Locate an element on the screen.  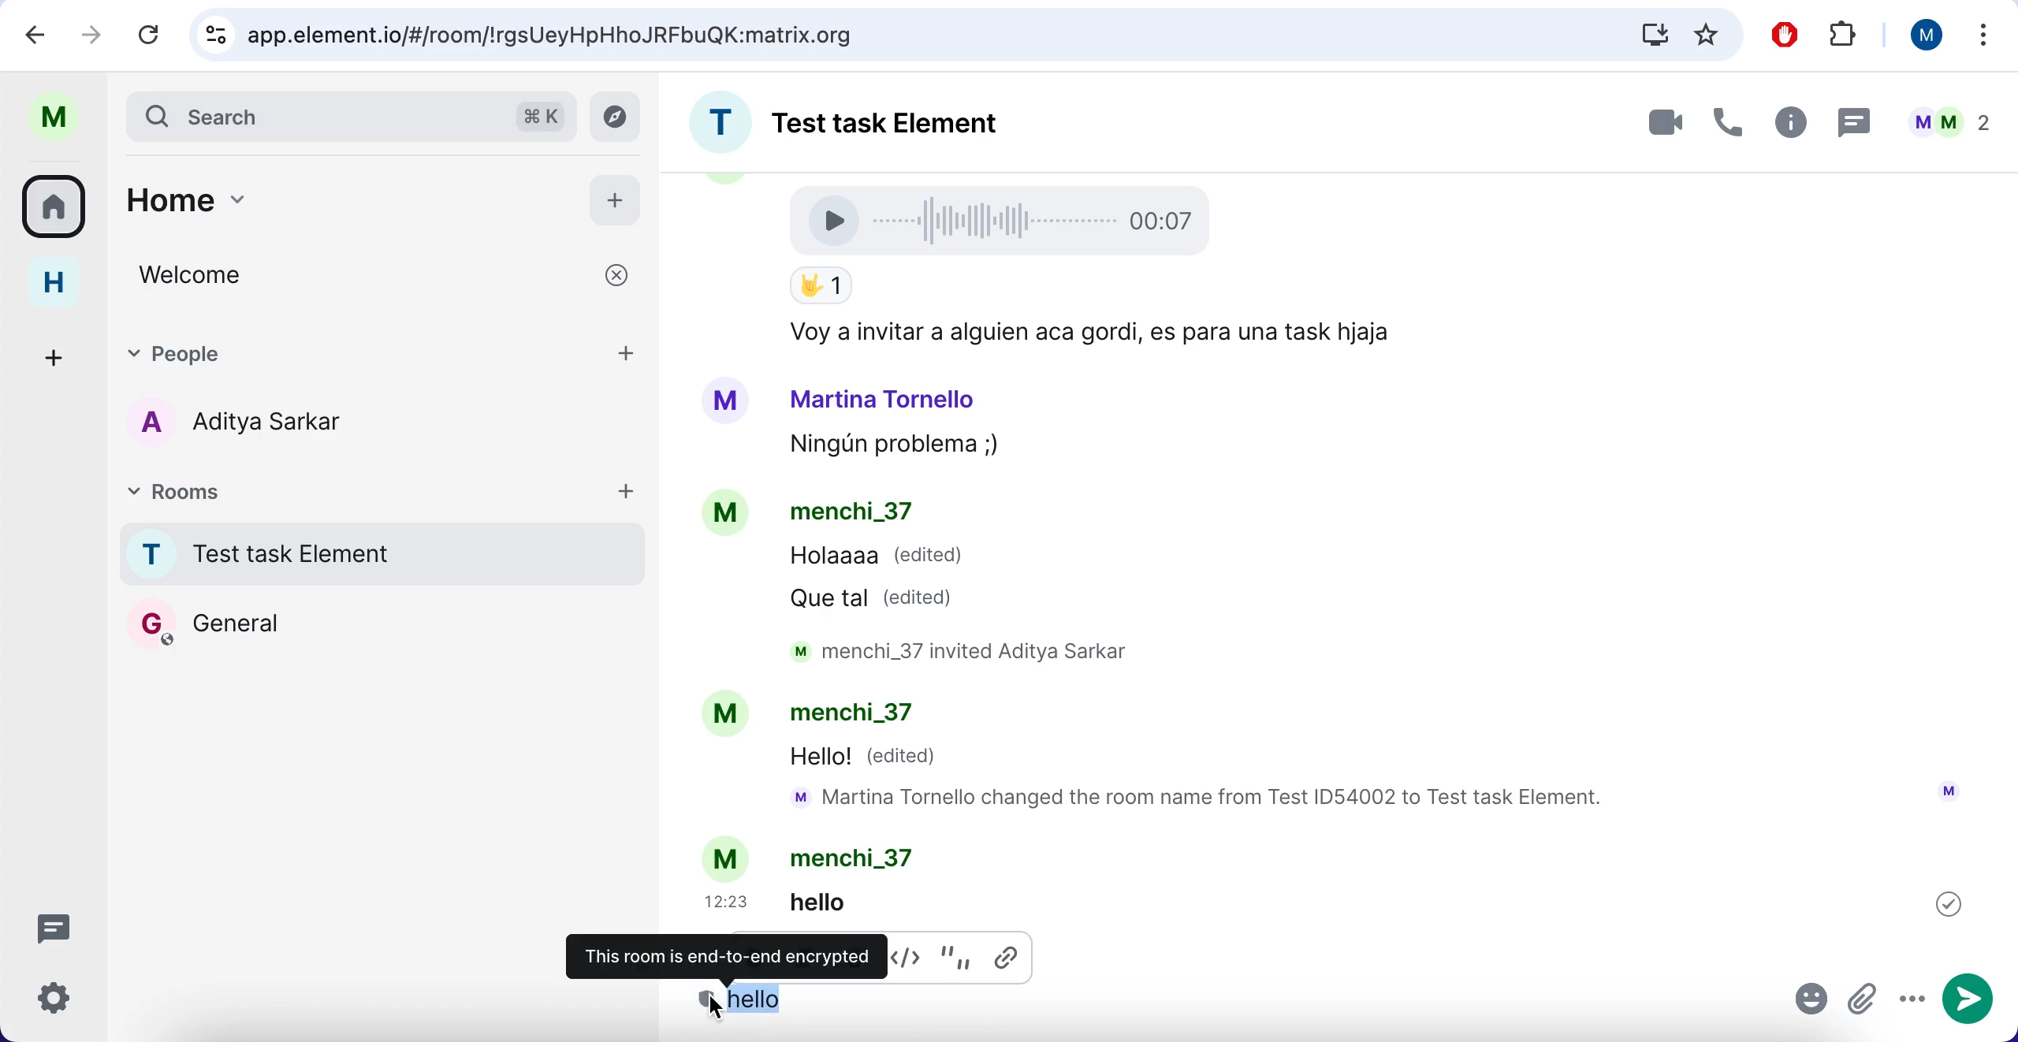
Avatar is located at coordinates (728, 515).